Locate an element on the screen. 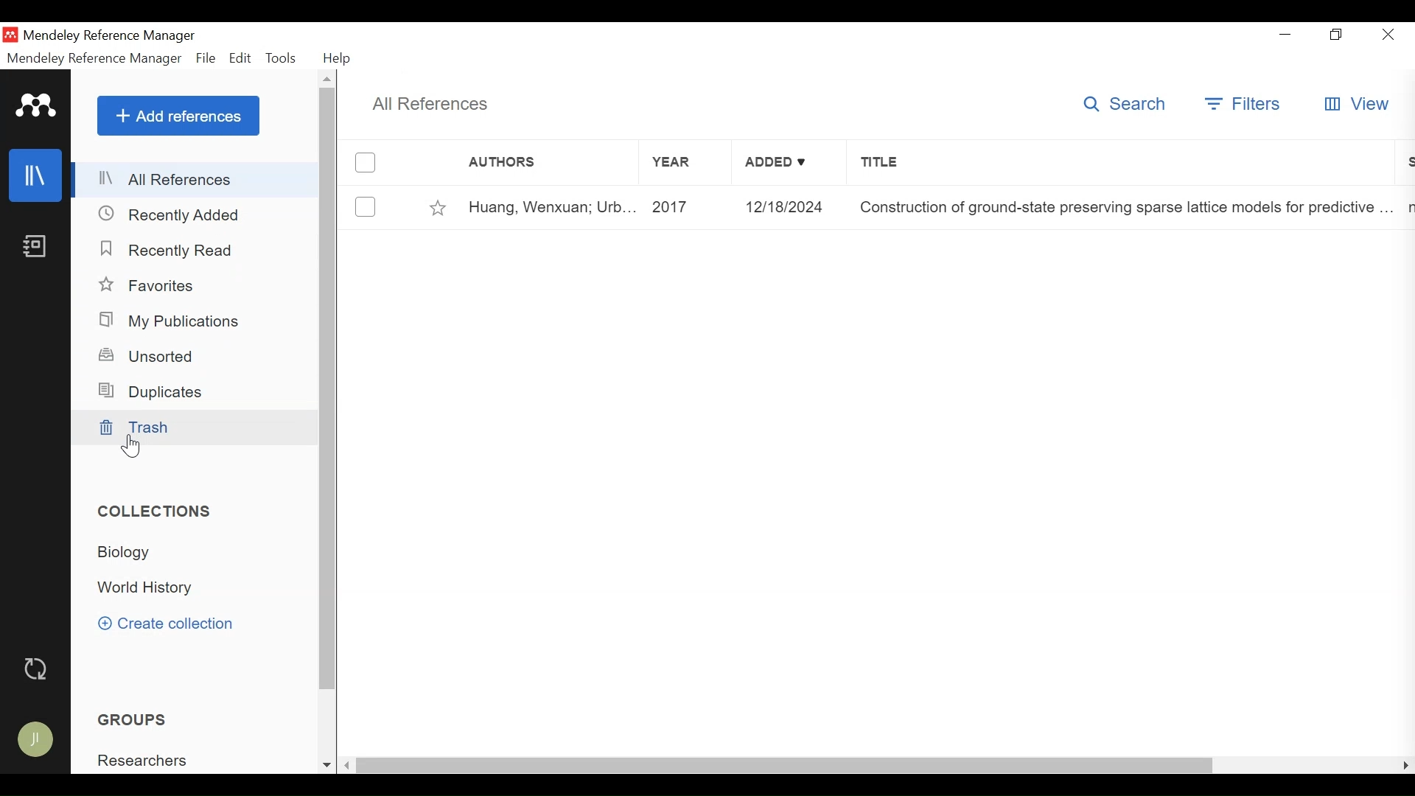 The width and height of the screenshot is (1415, 796). Add Reference is located at coordinates (178, 116).